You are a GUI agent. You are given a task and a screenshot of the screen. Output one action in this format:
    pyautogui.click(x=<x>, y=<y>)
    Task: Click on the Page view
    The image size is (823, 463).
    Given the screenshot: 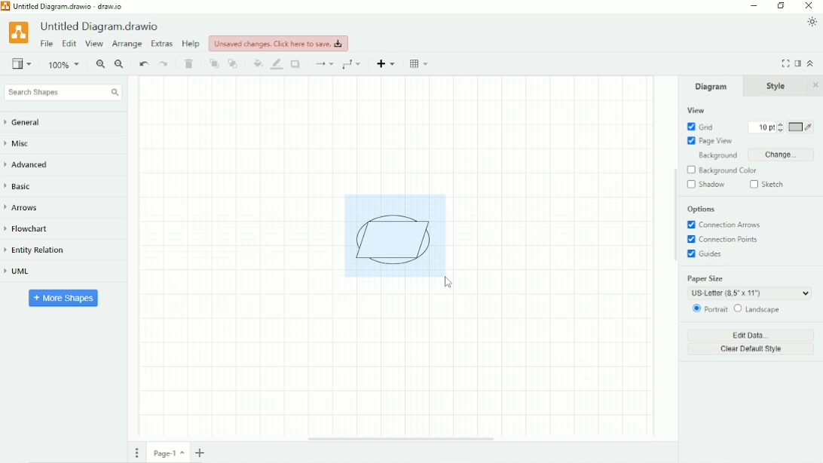 What is the action you would take?
    pyautogui.click(x=710, y=141)
    